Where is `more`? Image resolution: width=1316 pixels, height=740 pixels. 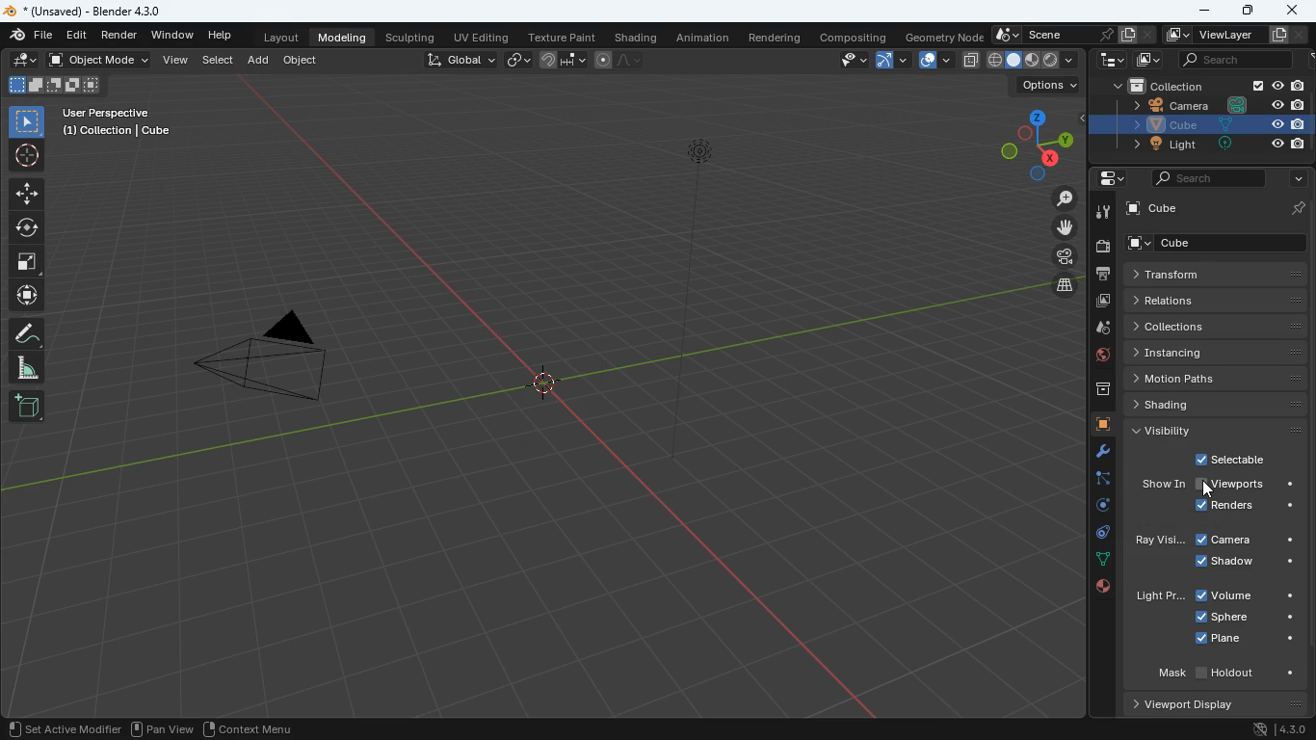 more is located at coordinates (1294, 180).